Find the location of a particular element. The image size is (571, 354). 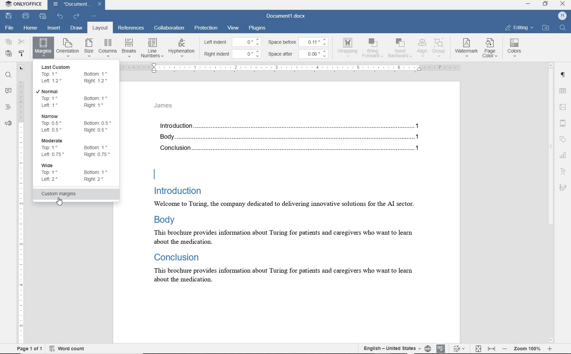

redo is located at coordinates (76, 16).